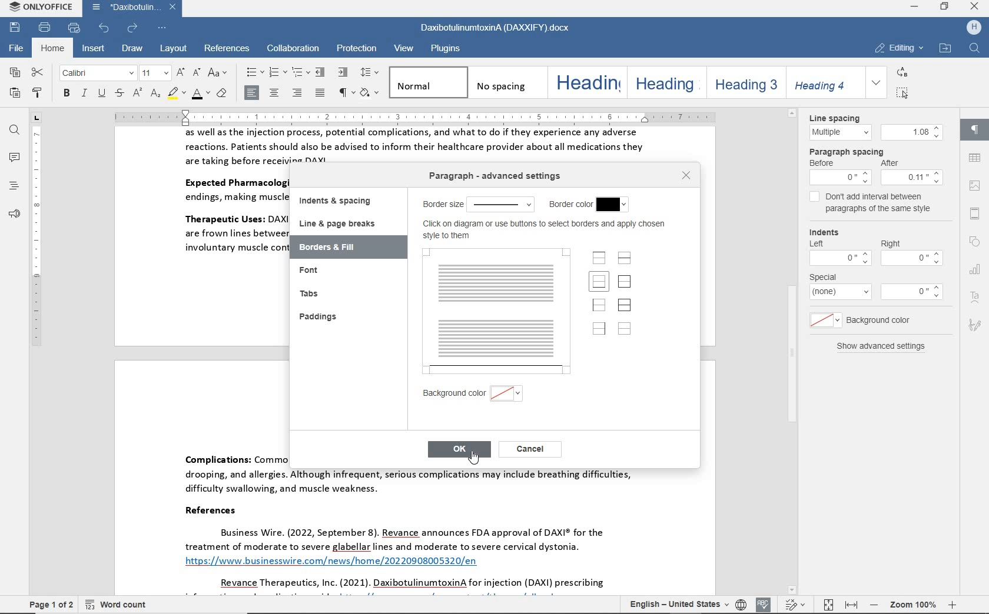  What do you see at coordinates (822, 82) in the screenshot?
I see `heading 4` at bounding box center [822, 82].